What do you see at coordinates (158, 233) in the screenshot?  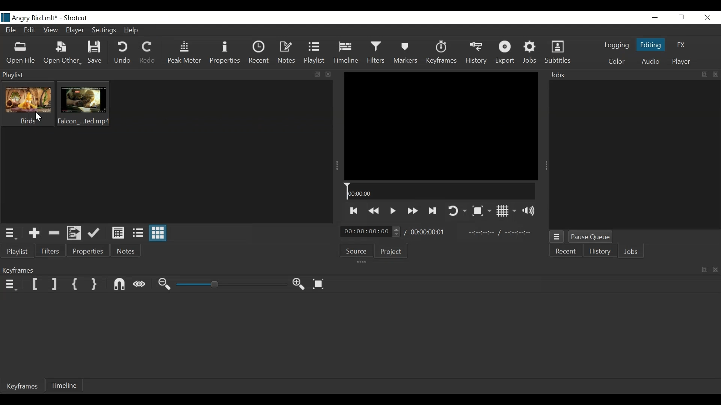 I see `View as icons` at bounding box center [158, 233].